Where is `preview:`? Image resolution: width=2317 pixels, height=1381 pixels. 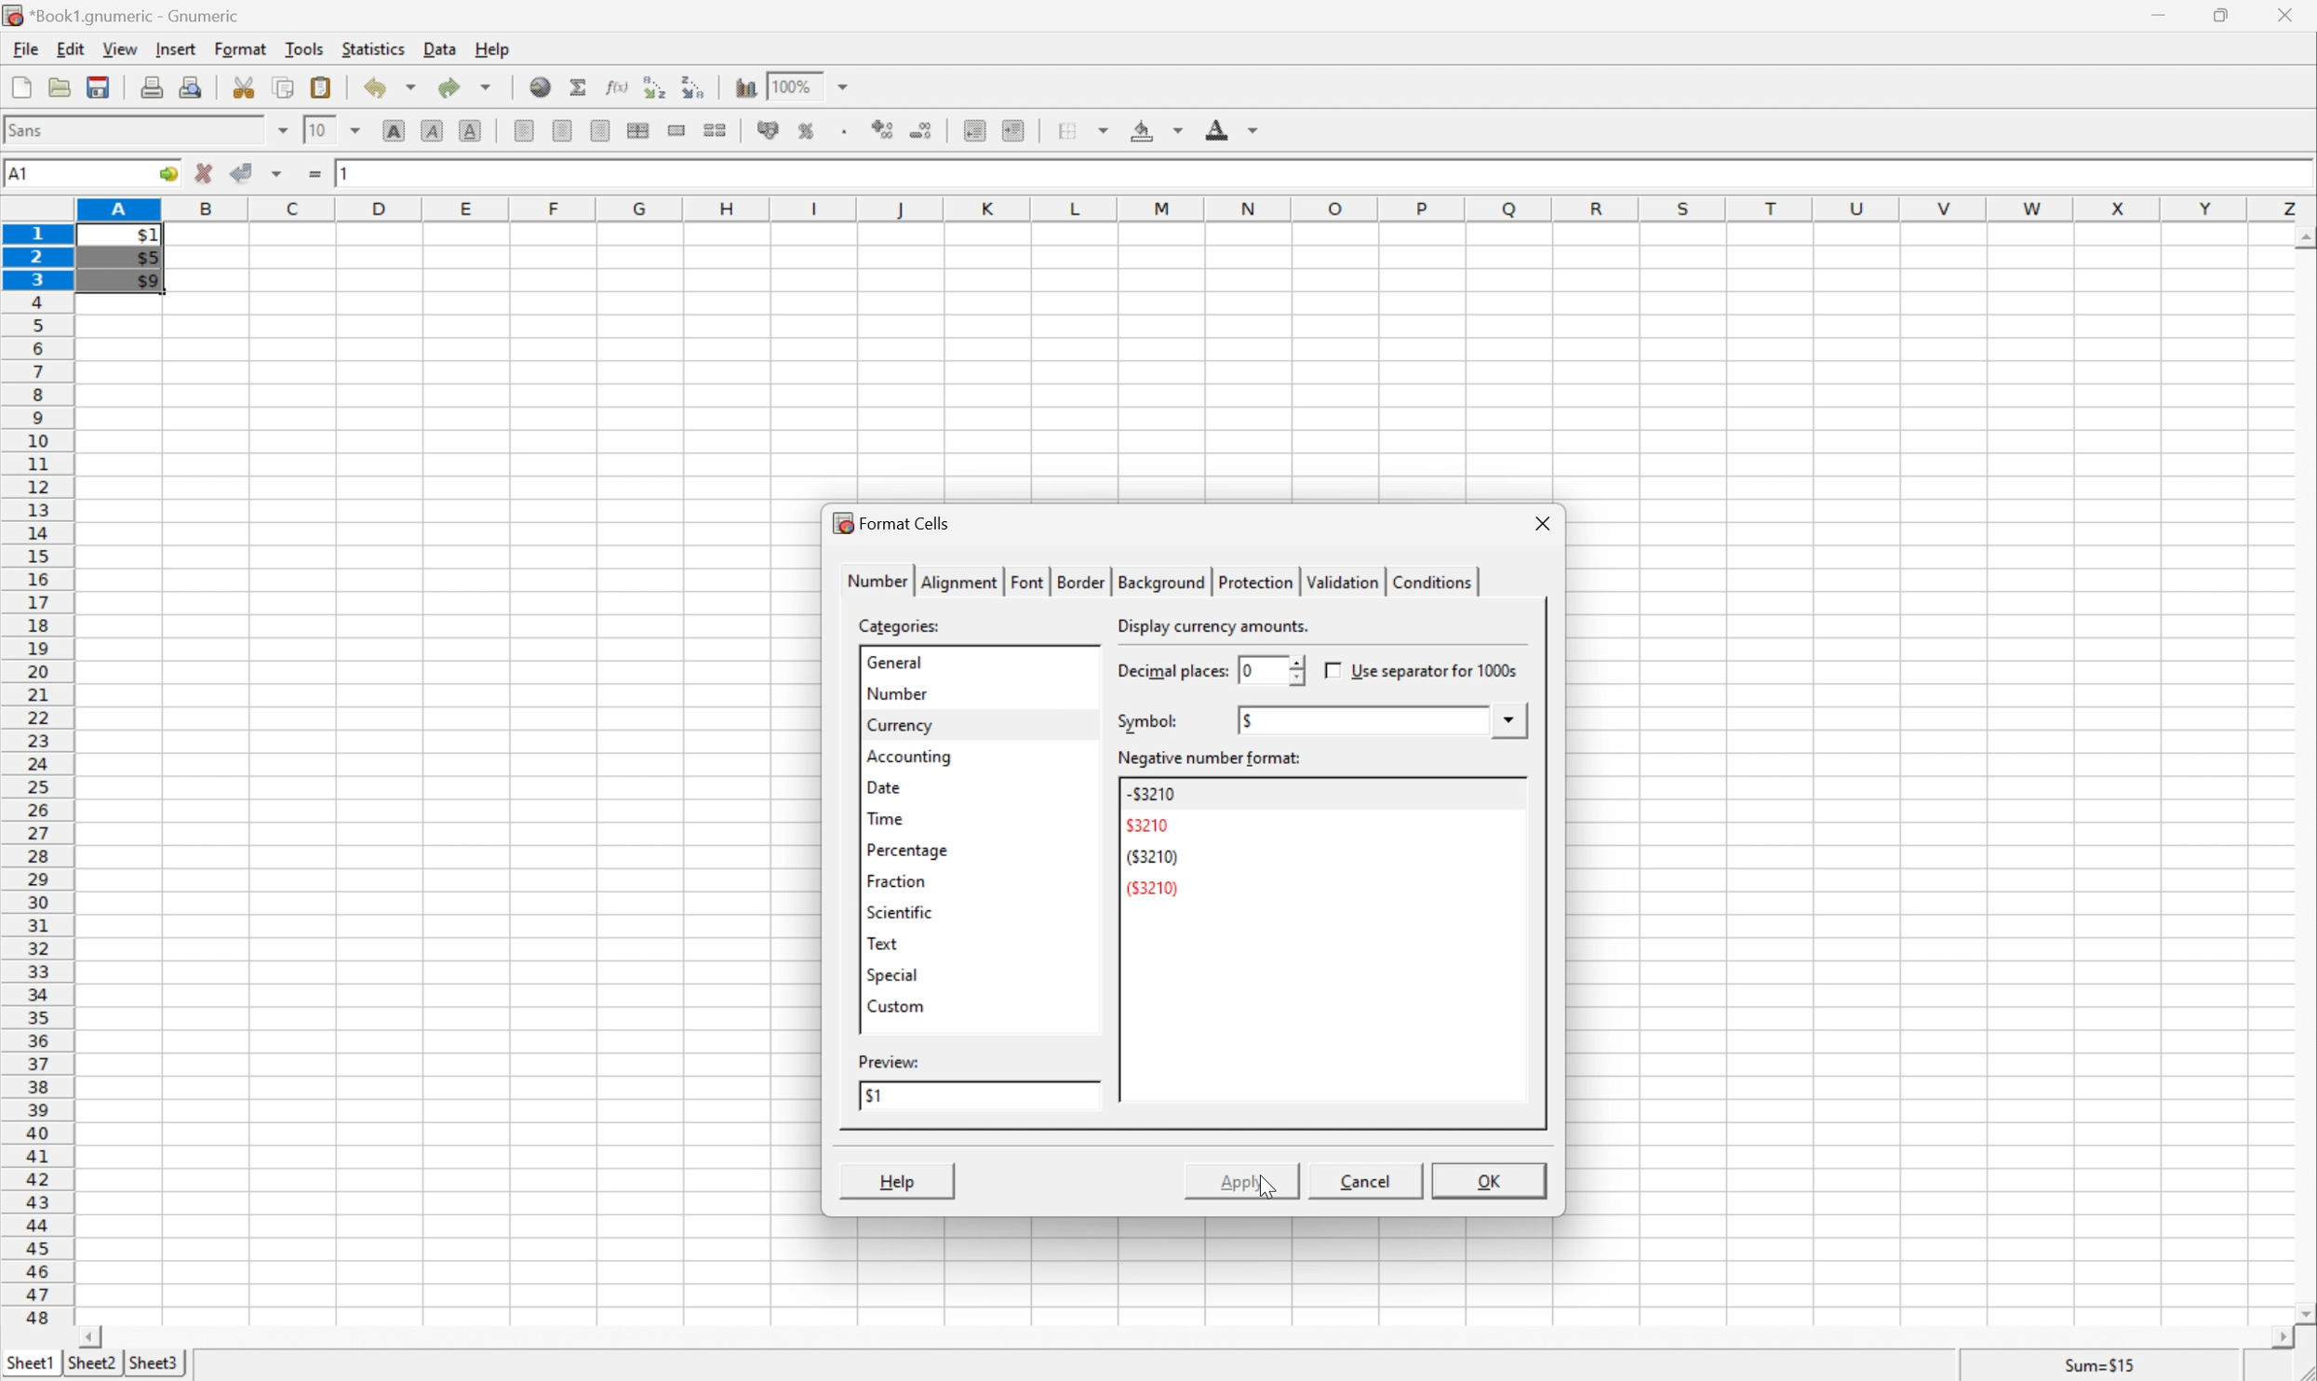 preview: is located at coordinates (891, 1061).